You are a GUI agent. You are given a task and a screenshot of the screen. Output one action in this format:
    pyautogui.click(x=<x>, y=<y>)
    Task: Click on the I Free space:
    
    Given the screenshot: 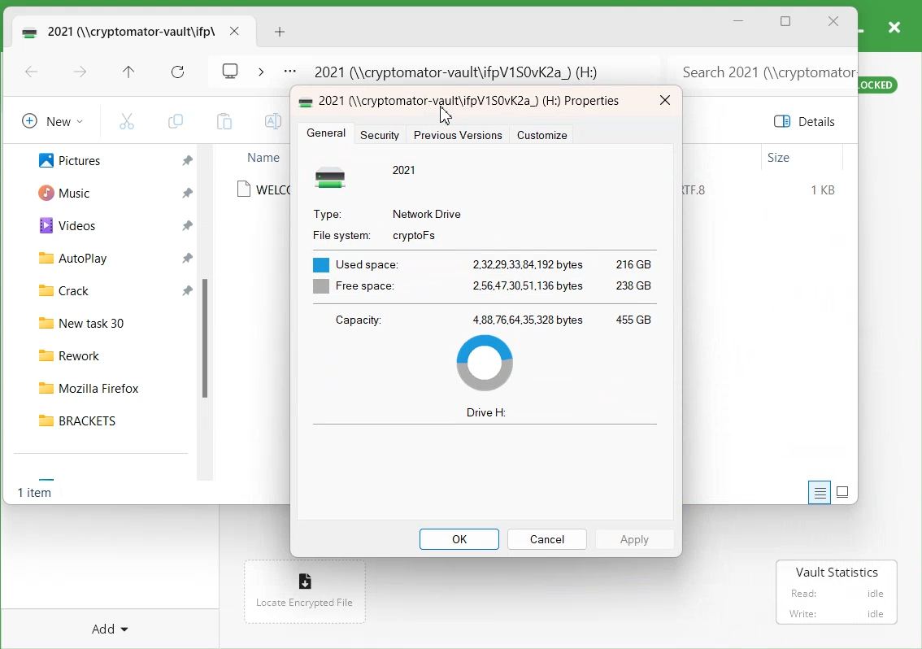 What is the action you would take?
    pyautogui.click(x=350, y=287)
    